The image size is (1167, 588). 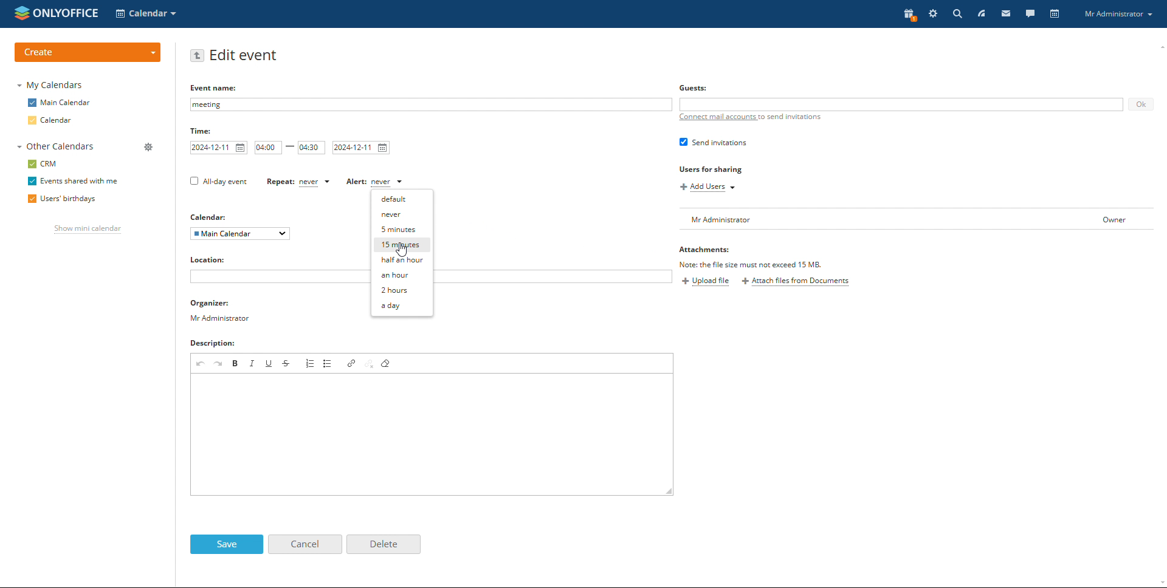 I want to click on user list, so click(x=919, y=219).